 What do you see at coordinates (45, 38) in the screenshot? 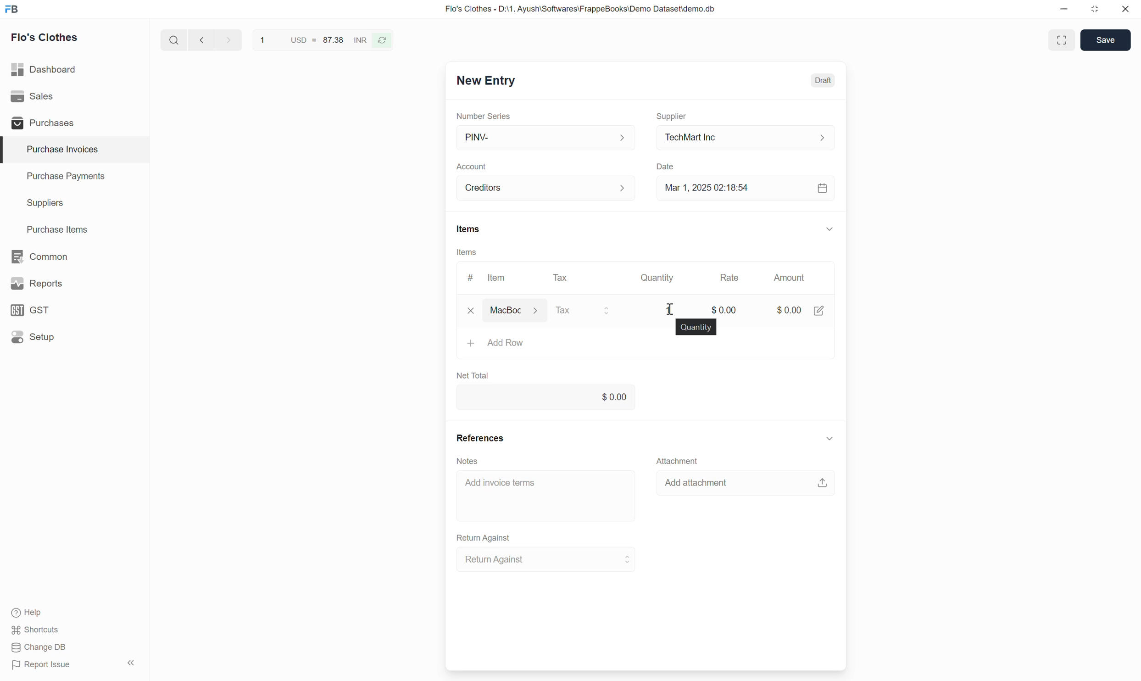
I see `Flo's Clothes` at bounding box center [45, 38].